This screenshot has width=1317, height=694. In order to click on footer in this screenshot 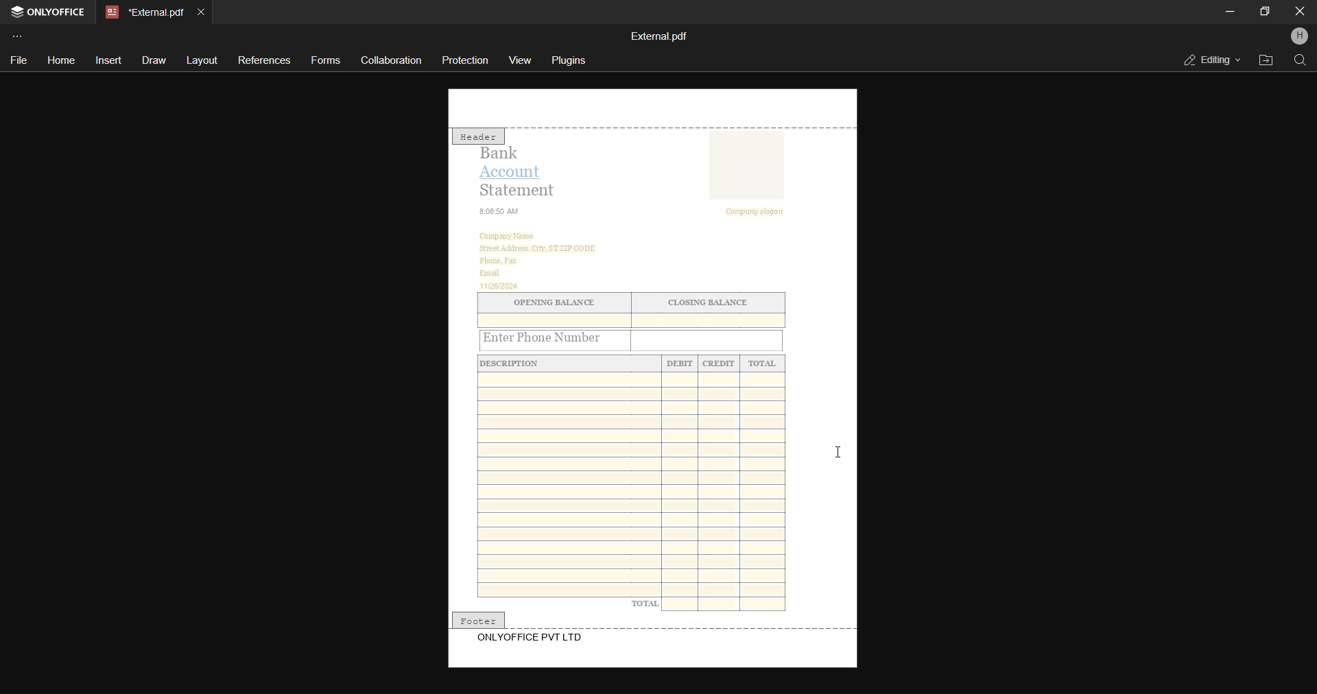, I will do `click(478, 619)`.